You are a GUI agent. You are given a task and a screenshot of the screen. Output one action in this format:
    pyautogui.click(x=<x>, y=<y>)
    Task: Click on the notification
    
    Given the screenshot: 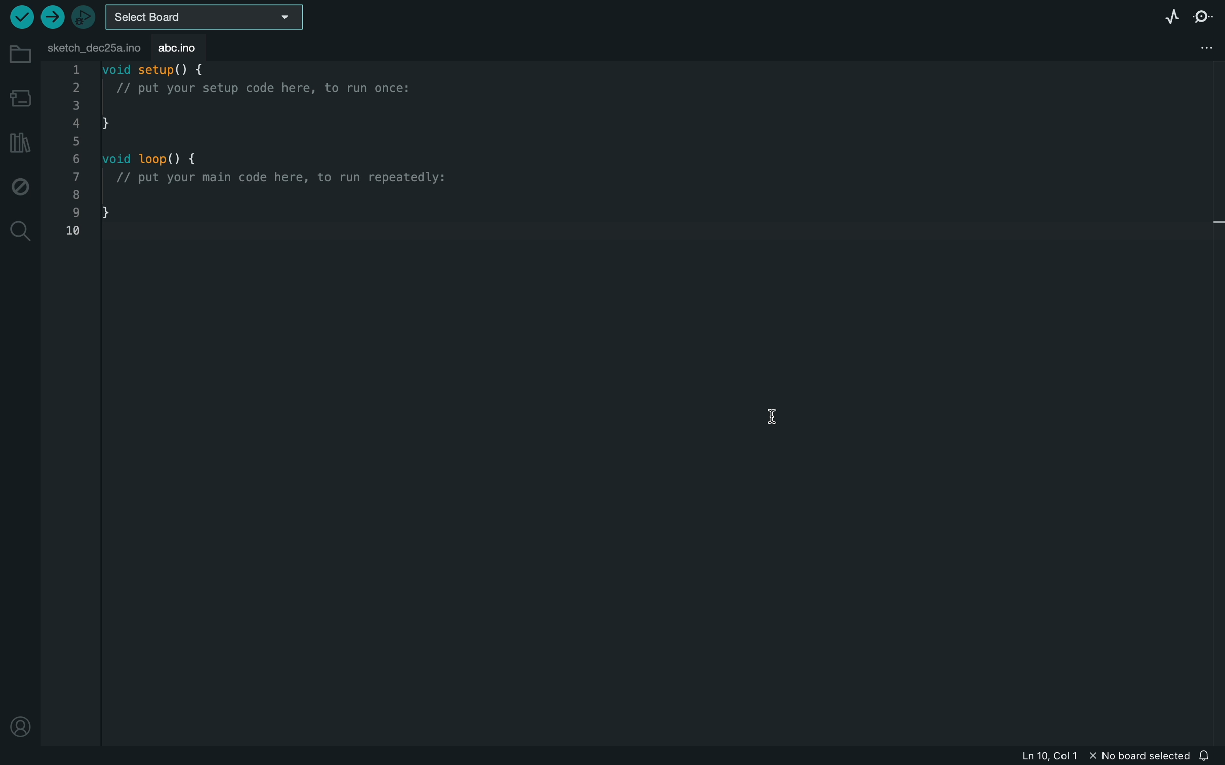 What is the action you would take?
    pyautogui.click(x=1208, y=756)
    